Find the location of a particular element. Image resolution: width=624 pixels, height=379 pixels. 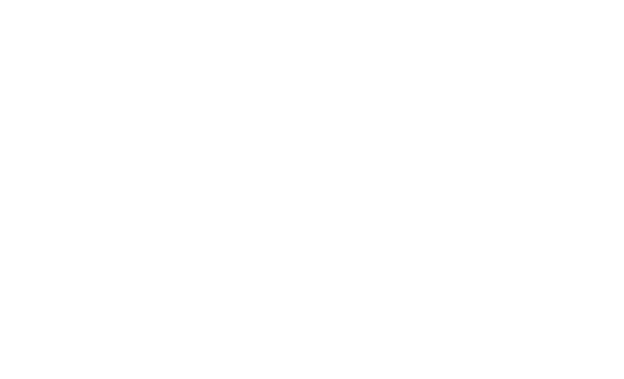

Delete is located at coordinates (481, 293).